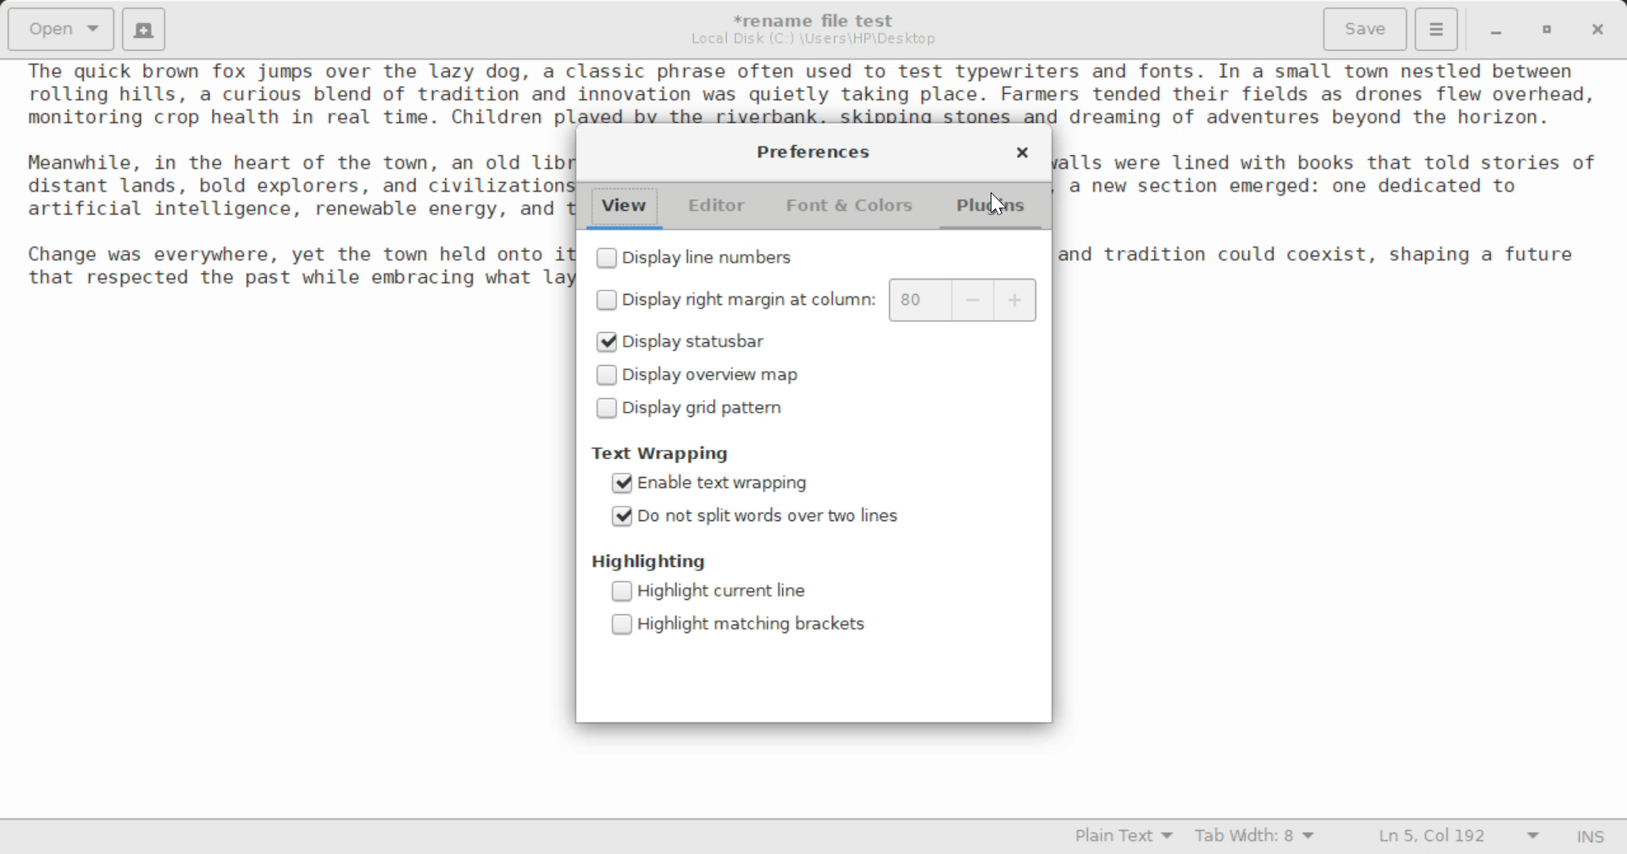  Describe the element at coordinates (998, 202) in the screenshot. I see `Cursor Position` at that location.